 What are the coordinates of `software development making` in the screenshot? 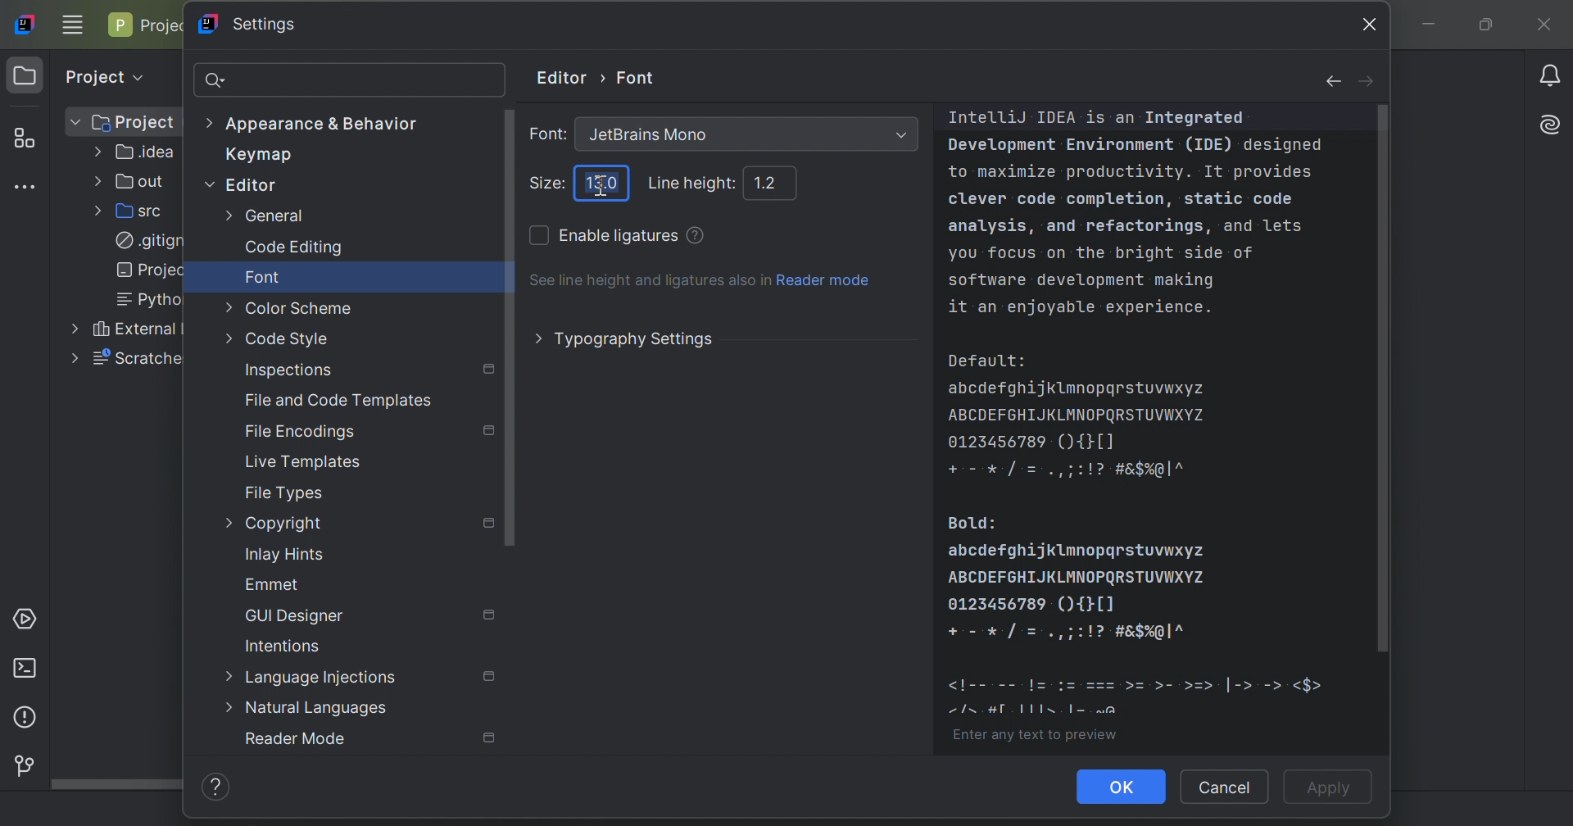 It's located at (1082, 279).